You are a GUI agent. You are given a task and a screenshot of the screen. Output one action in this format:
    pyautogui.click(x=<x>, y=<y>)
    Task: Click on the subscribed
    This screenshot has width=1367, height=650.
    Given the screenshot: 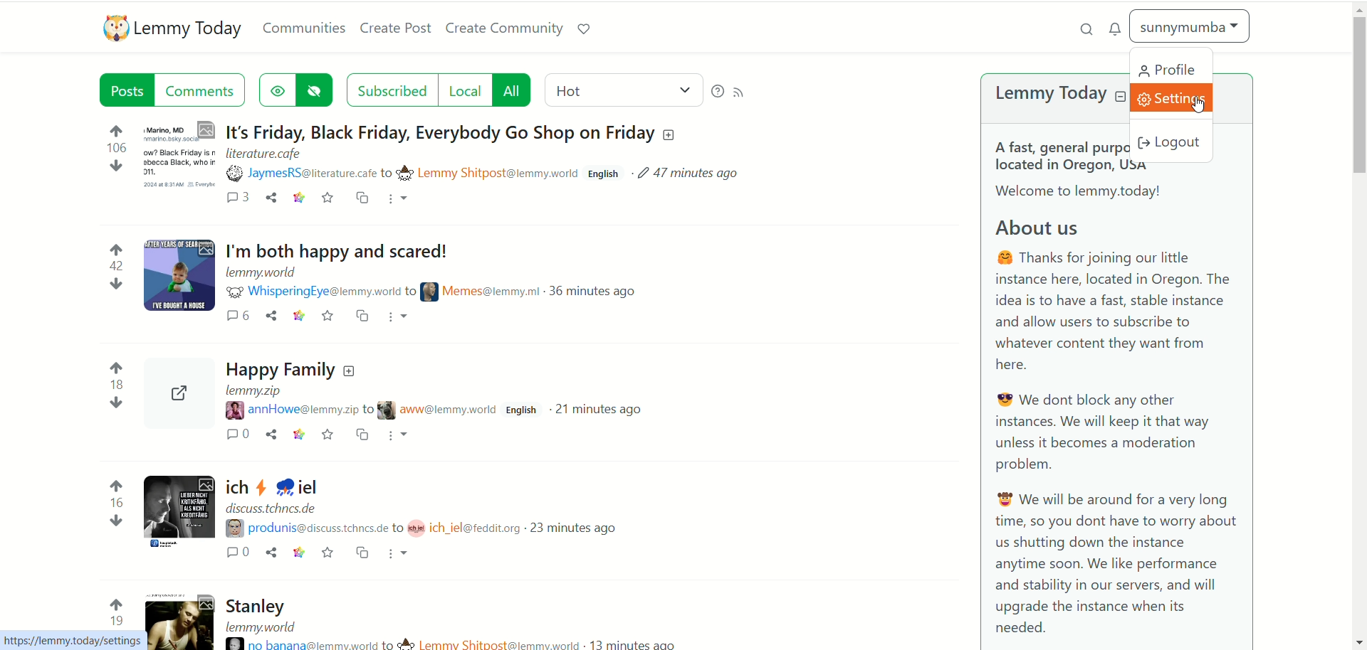 What is the action you would take?
    pyautogui.click(x=392, y=90)
    